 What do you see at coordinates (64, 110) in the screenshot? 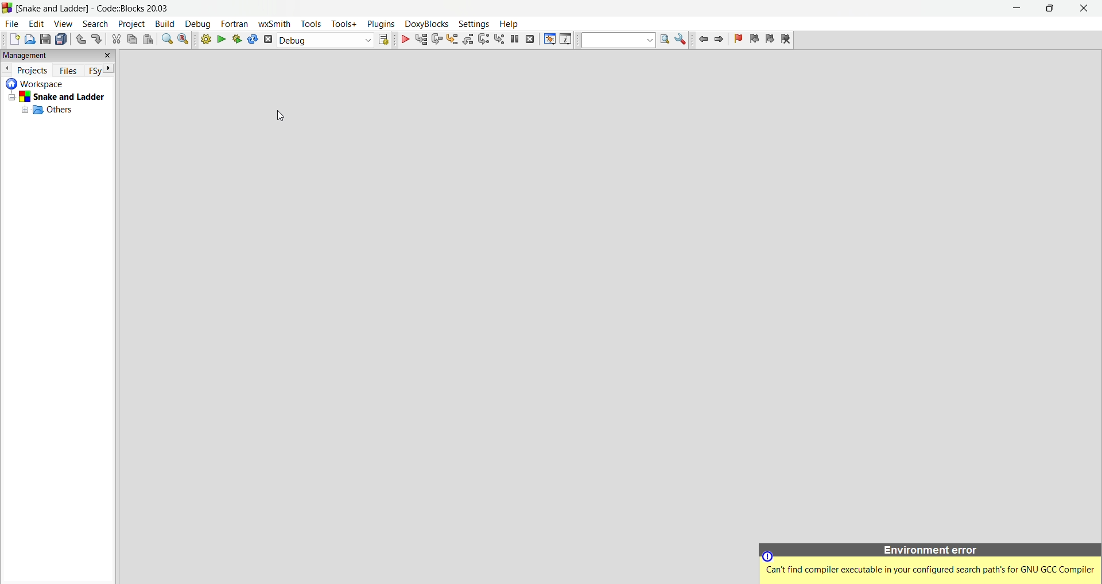
I see `folder in snake and ladder project` at bounding box center [64, 110].